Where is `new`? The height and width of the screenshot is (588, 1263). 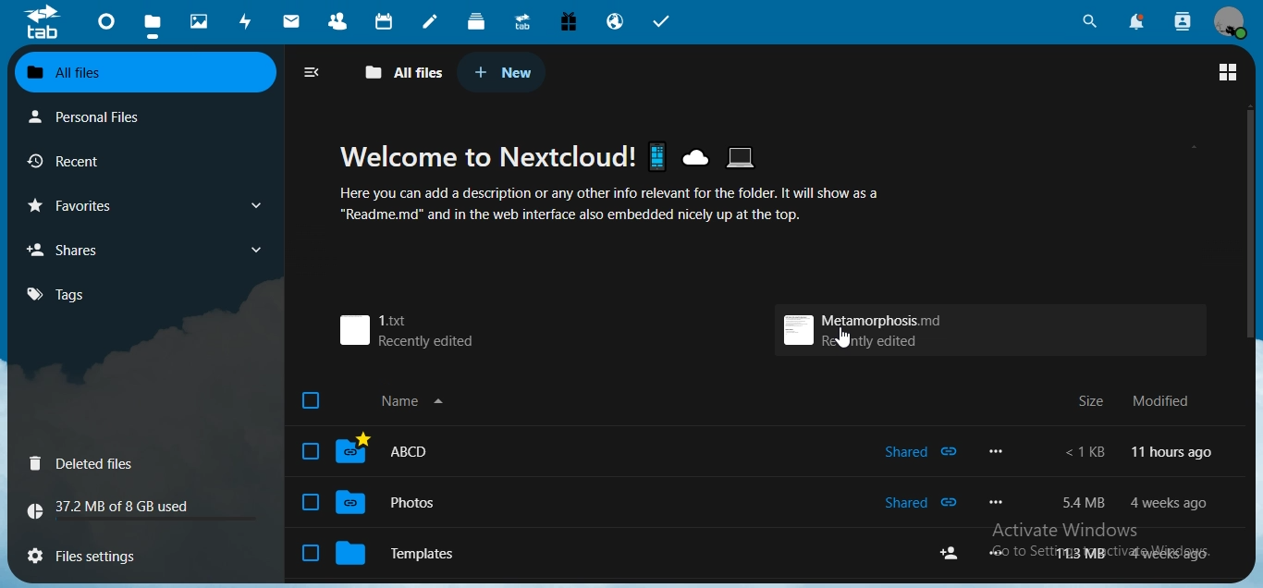 new is located at coordinates (508, 71).